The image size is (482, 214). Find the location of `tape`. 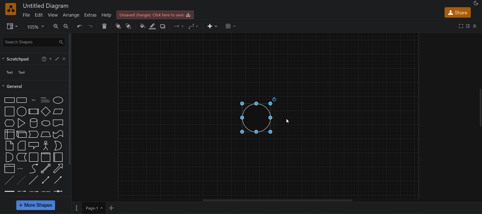

tape is located at coordinates (58, 134).